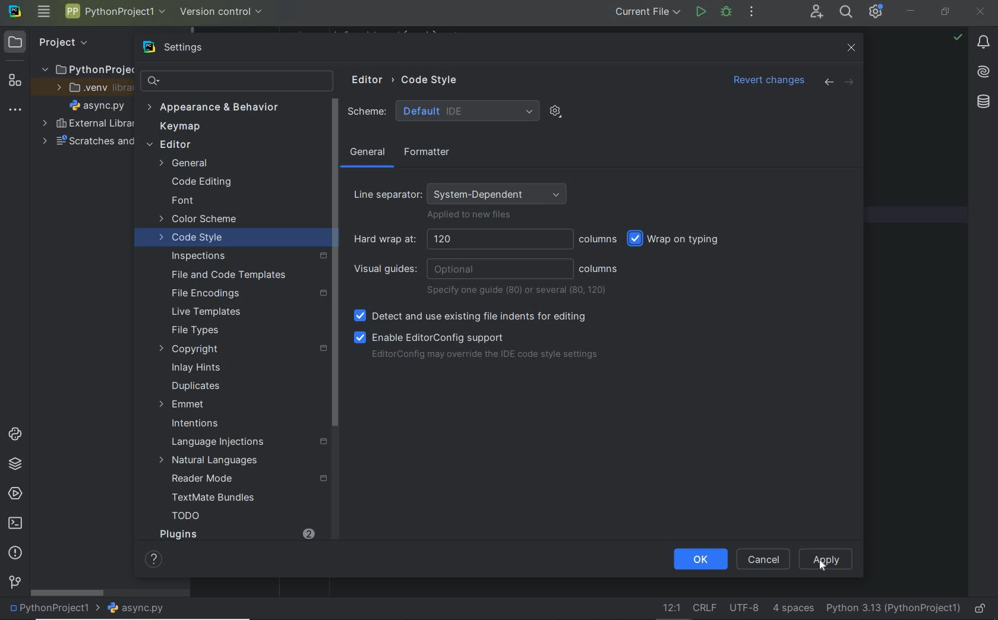  Describe the element at coordinates (116, 11) in the screenshot. I see `project name` at that location.